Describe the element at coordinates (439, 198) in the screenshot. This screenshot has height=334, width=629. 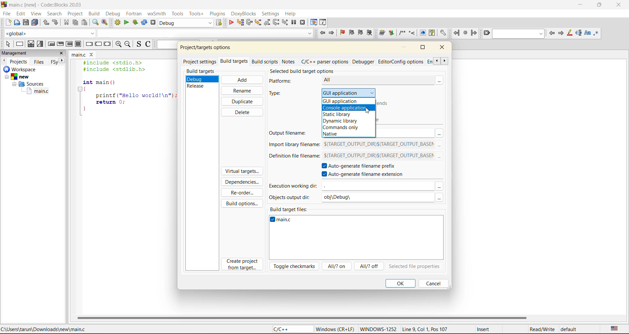
I see `More` at that location.